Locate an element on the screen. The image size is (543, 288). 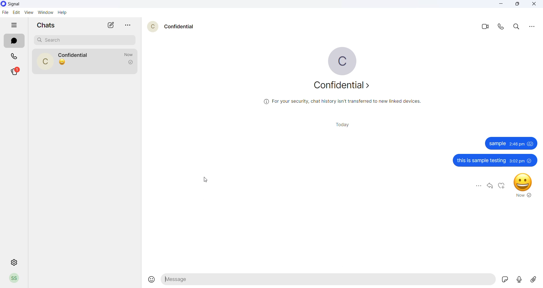
share attachments is located at coordinates (532, 279).